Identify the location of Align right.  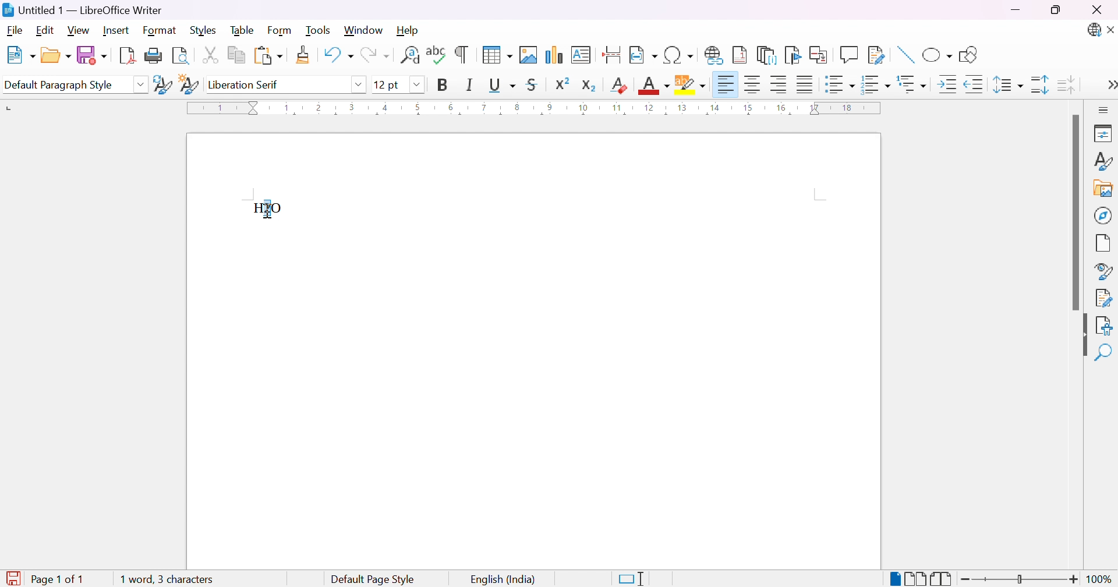
(780, 85).